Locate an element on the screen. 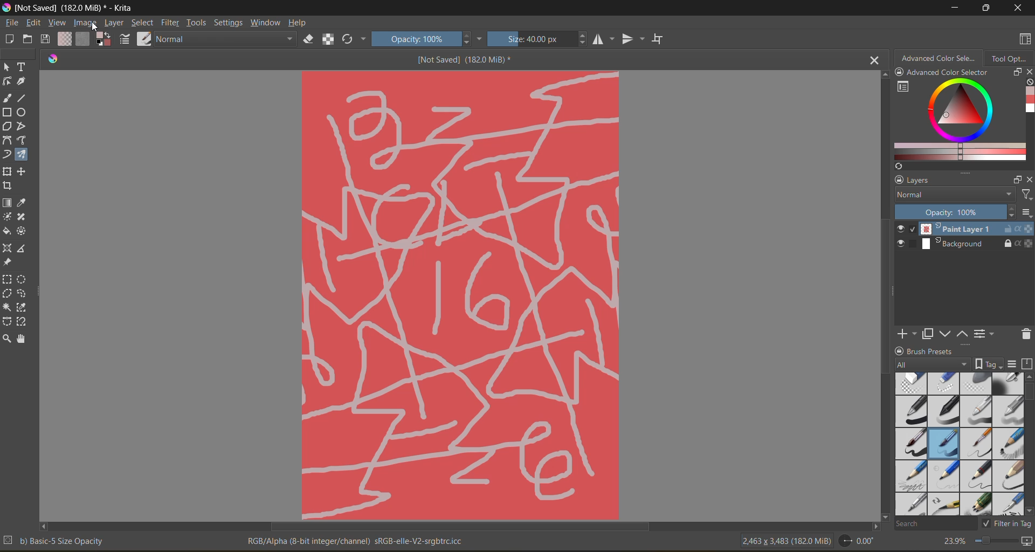  [Not Saved] (182.0 MiB) * is located at coordinates (465, 59).